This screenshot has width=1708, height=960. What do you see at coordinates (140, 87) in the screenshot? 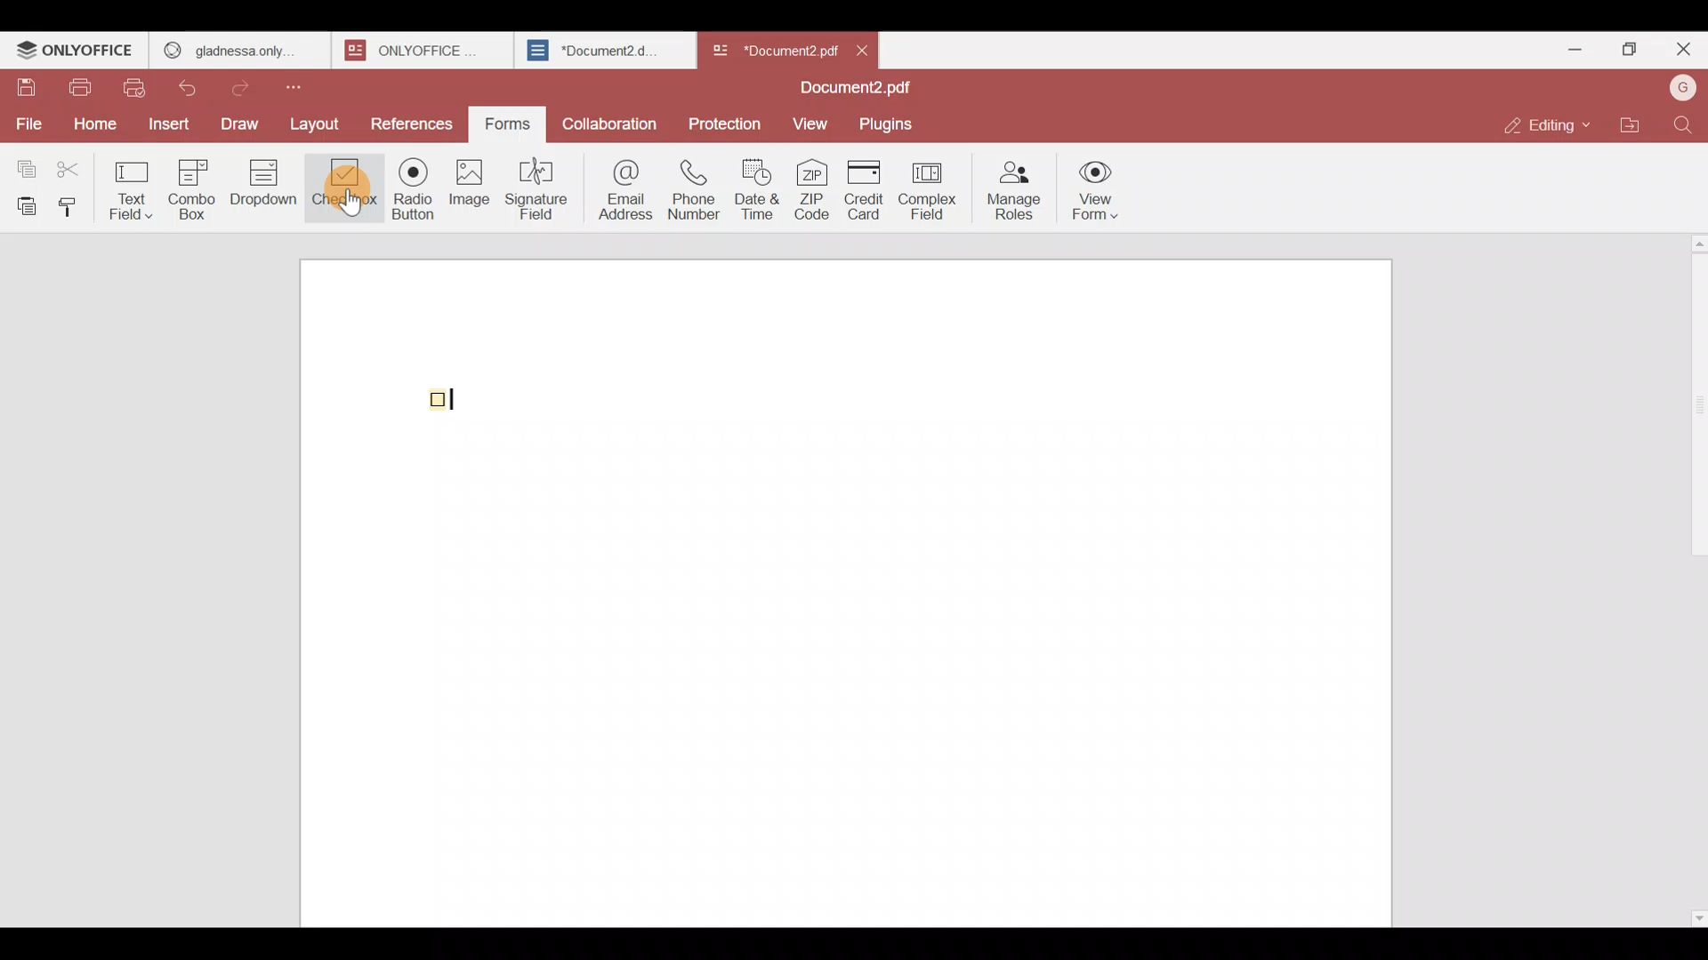
I see `Quick print` at bounding box center [140, 87].